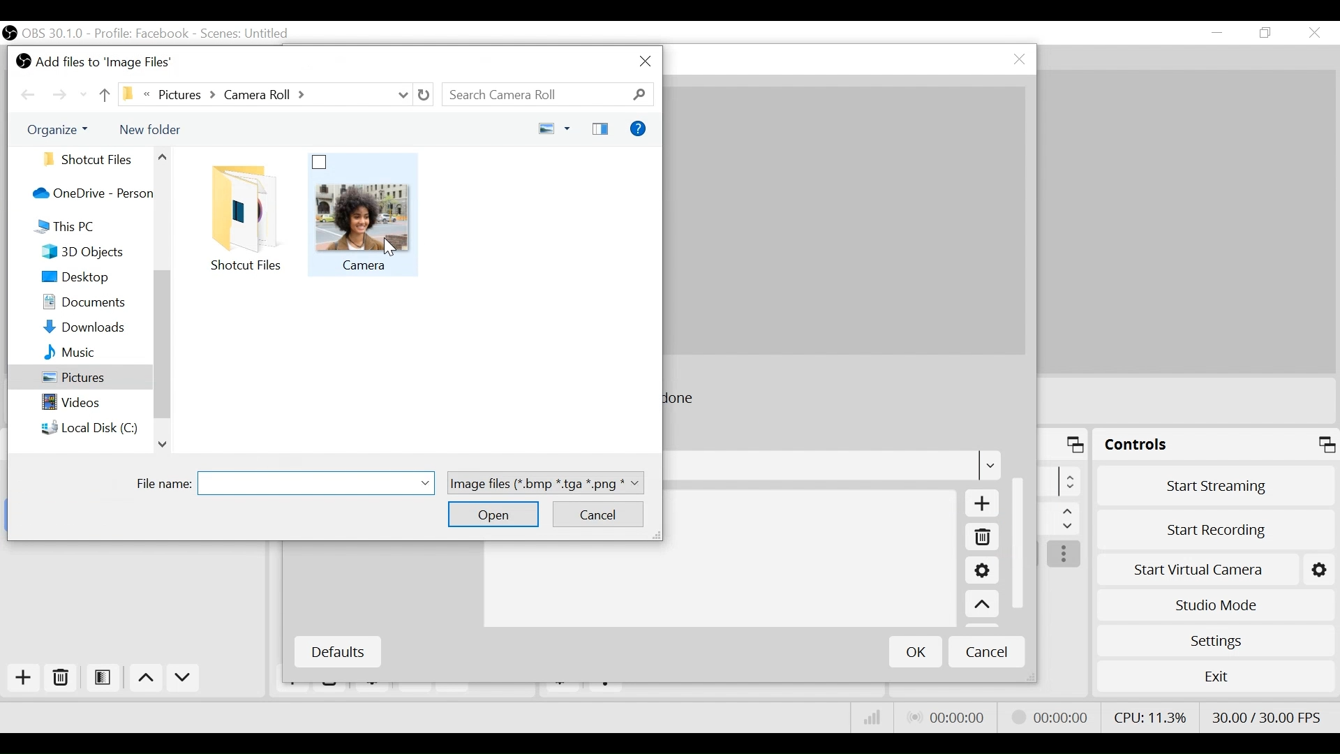 The height and width of the screenshot is (754, 1340). I want to click on Frame Per Second, so click(1266, 714).